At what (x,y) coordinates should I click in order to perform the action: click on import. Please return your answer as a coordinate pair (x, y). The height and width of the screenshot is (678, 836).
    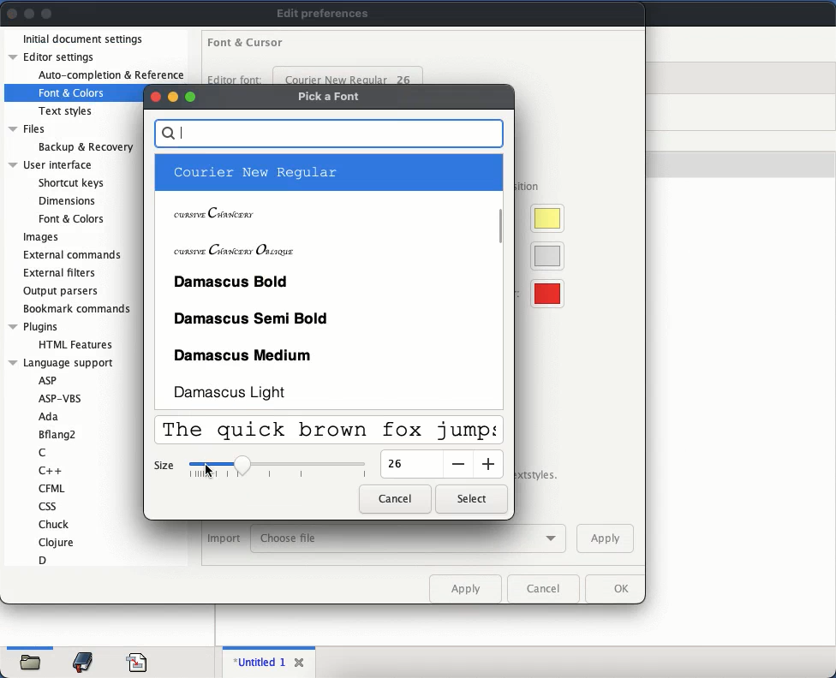
    Looking at the image, I should click on (224, 538).